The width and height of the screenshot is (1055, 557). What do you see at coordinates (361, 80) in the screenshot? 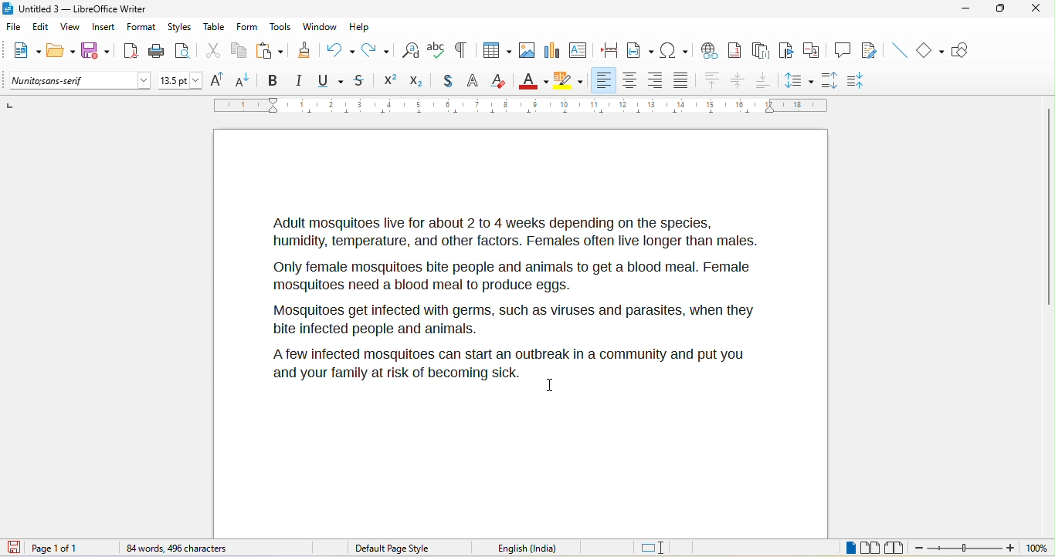
I see `strikethrough` at bounding box center [361, 80].